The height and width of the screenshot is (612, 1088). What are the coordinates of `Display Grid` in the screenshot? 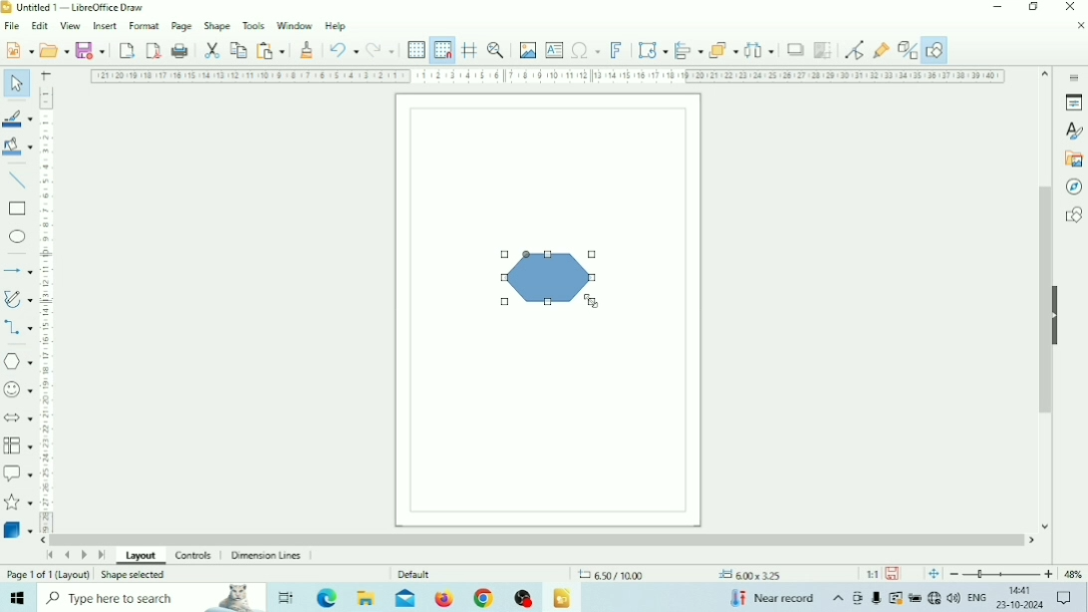 It's located at (416, 51).